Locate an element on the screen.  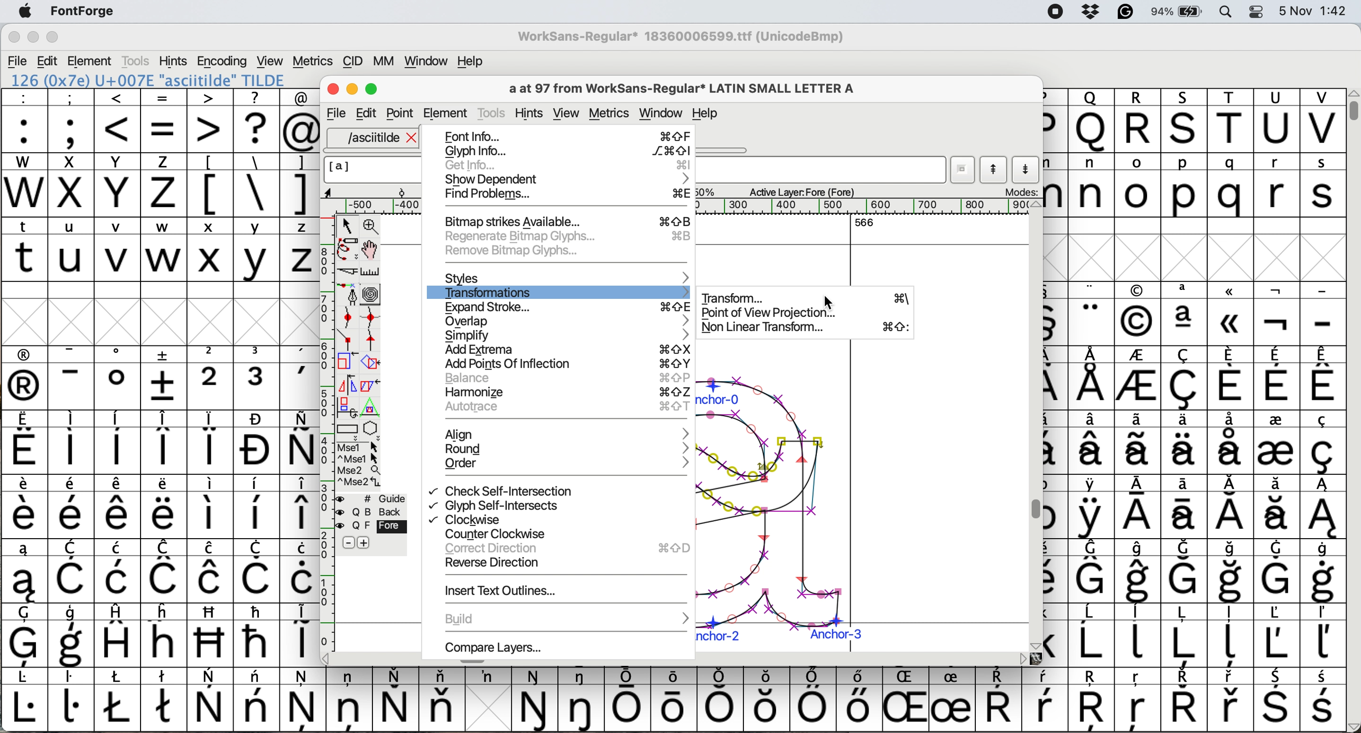
W is located at coordinates (26, 185).